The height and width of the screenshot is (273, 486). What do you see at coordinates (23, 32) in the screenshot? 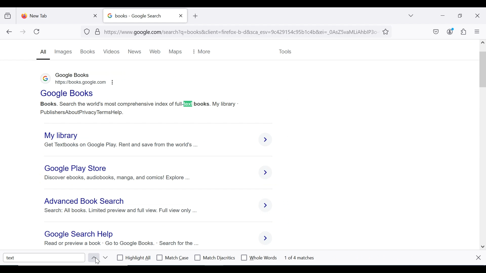
I see `forward` at bounding box center [23, 32].